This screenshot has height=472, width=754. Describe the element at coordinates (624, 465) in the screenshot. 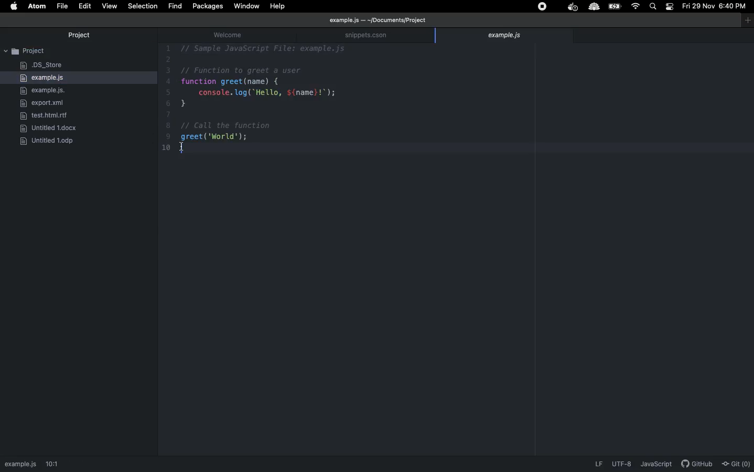

I see `description` at that location.